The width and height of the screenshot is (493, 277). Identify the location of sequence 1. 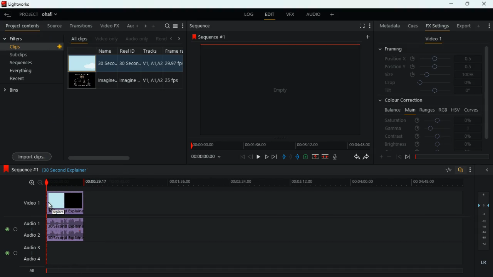
(20, 169).